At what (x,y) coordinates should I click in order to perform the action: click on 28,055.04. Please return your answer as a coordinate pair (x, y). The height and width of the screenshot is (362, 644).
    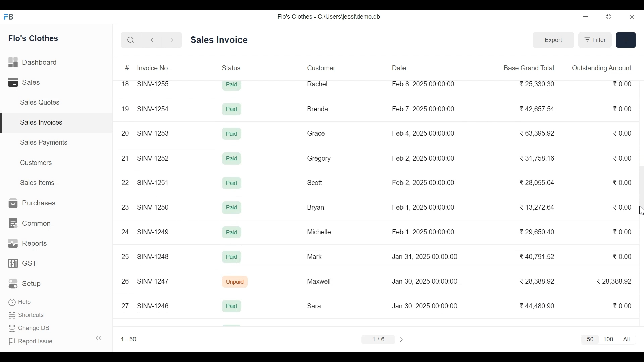
    Looking at the image, I should click on (537, 182).